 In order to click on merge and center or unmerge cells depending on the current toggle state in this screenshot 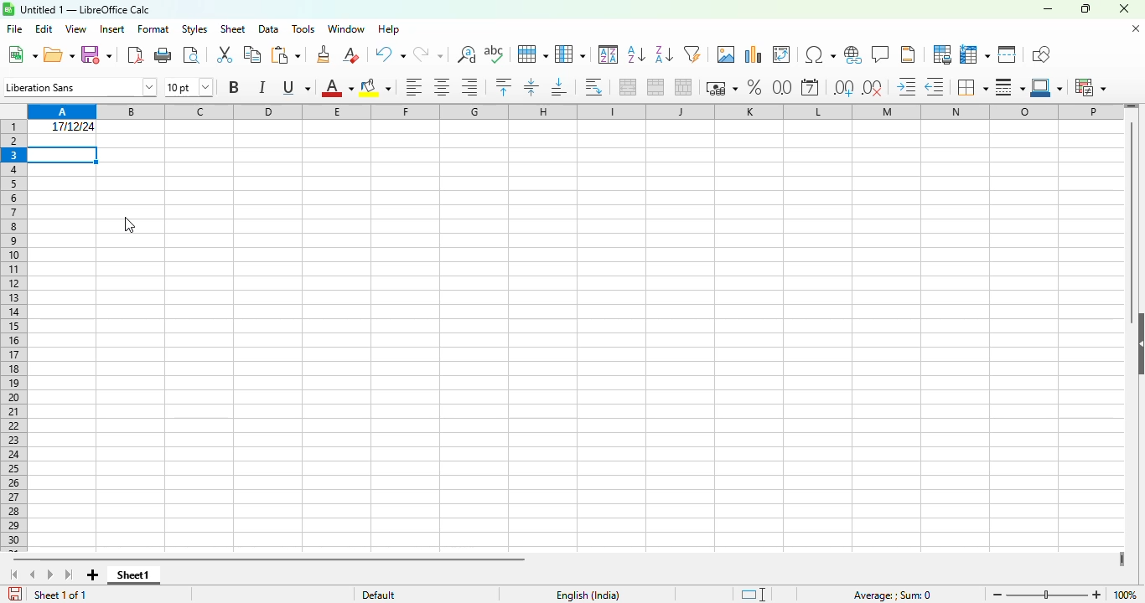, I will do `click(629, 87)`.